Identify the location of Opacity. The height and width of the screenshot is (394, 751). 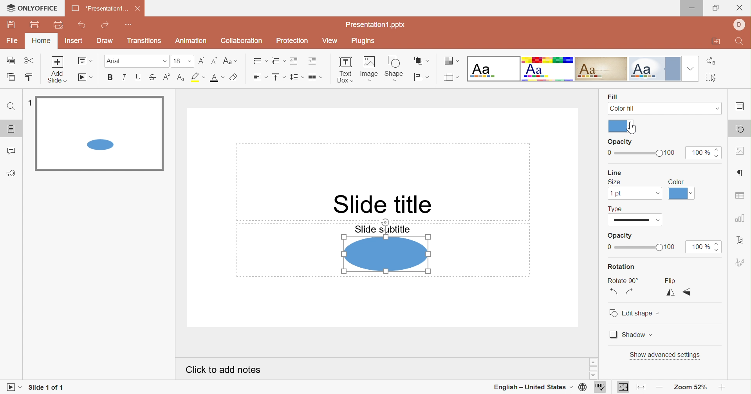
(619, 235).